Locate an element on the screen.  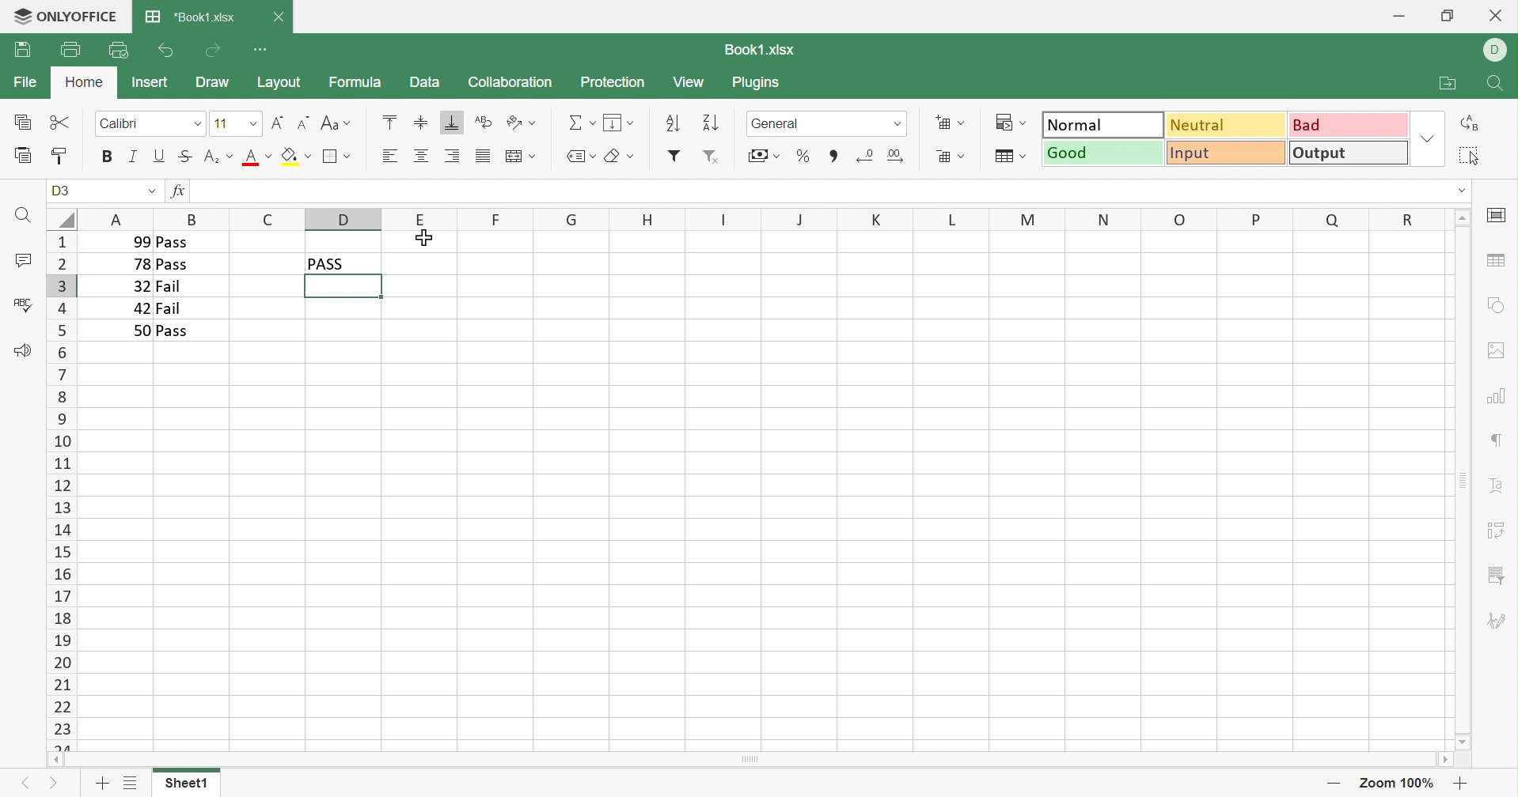
Signature settings is located at coordinates (1500, 620).